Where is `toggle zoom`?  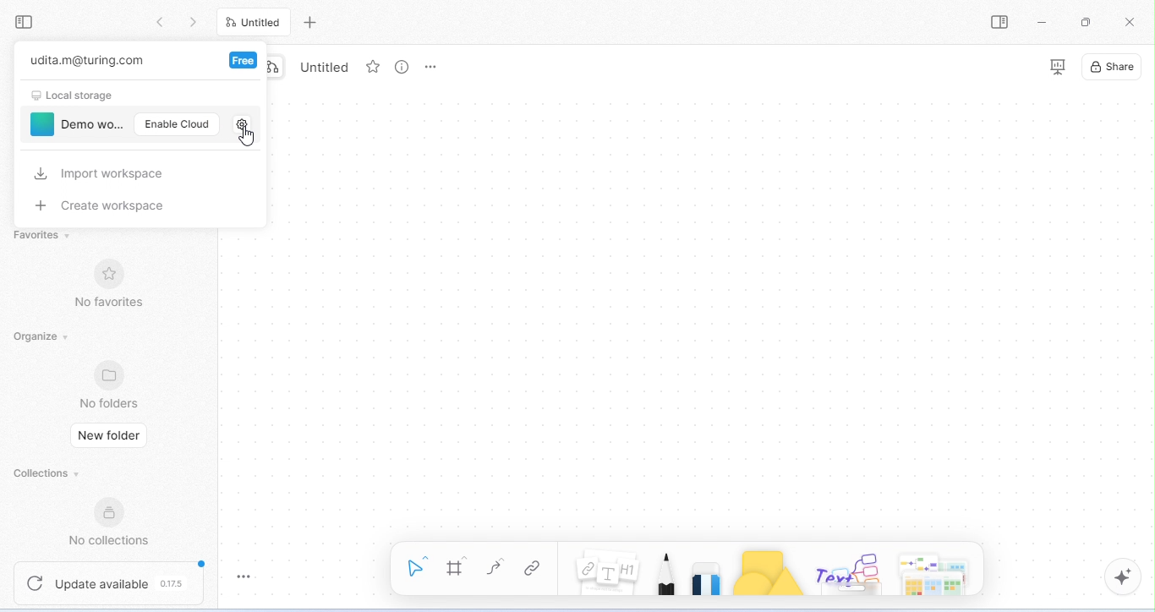
toggle zoom is located at coordinates (244, 573).